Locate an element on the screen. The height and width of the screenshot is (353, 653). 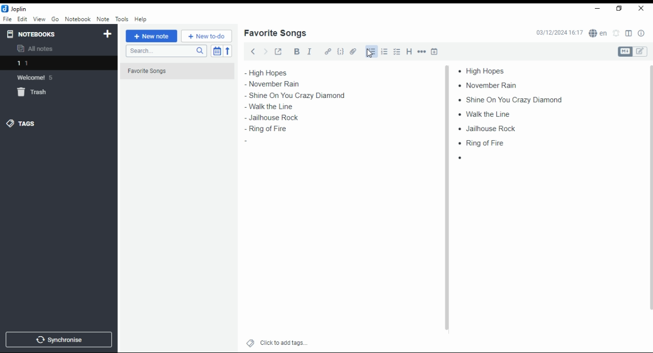
reverse sort order is located at coordinates (228, 51).